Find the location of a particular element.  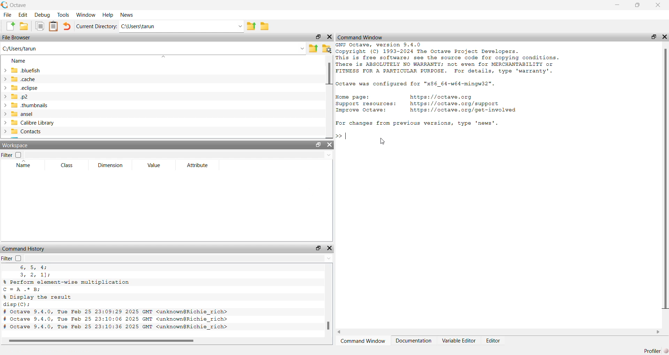

Restore Down is located at coordinates (639, 5).